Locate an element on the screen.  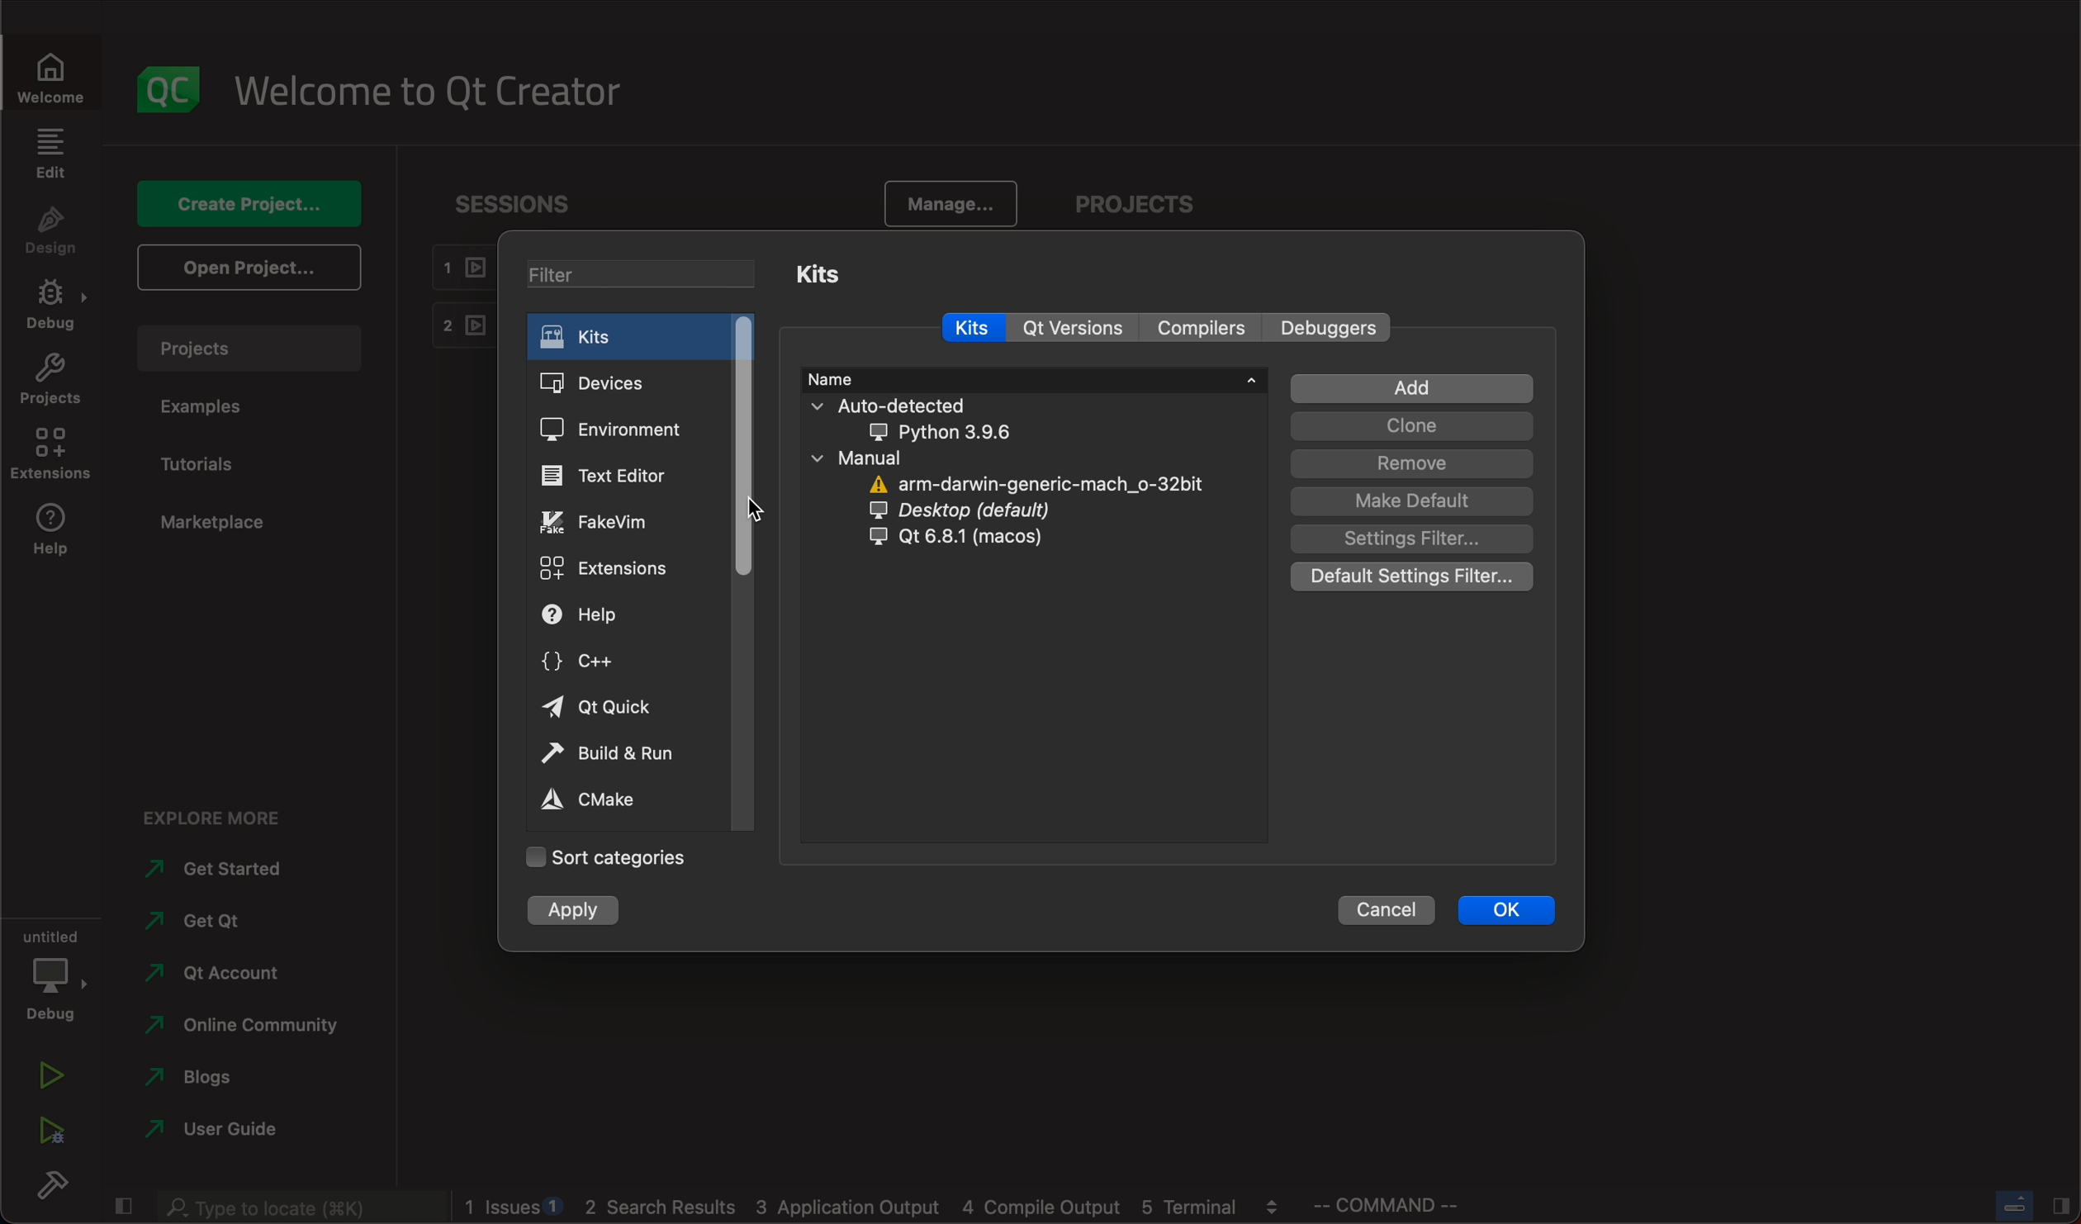
close slide bar is located at coordinates (122, 1205).